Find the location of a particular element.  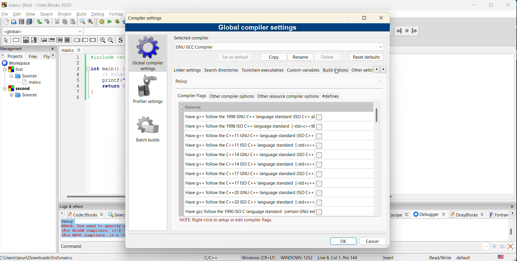

Jump back is located at coordinates (398, 31).